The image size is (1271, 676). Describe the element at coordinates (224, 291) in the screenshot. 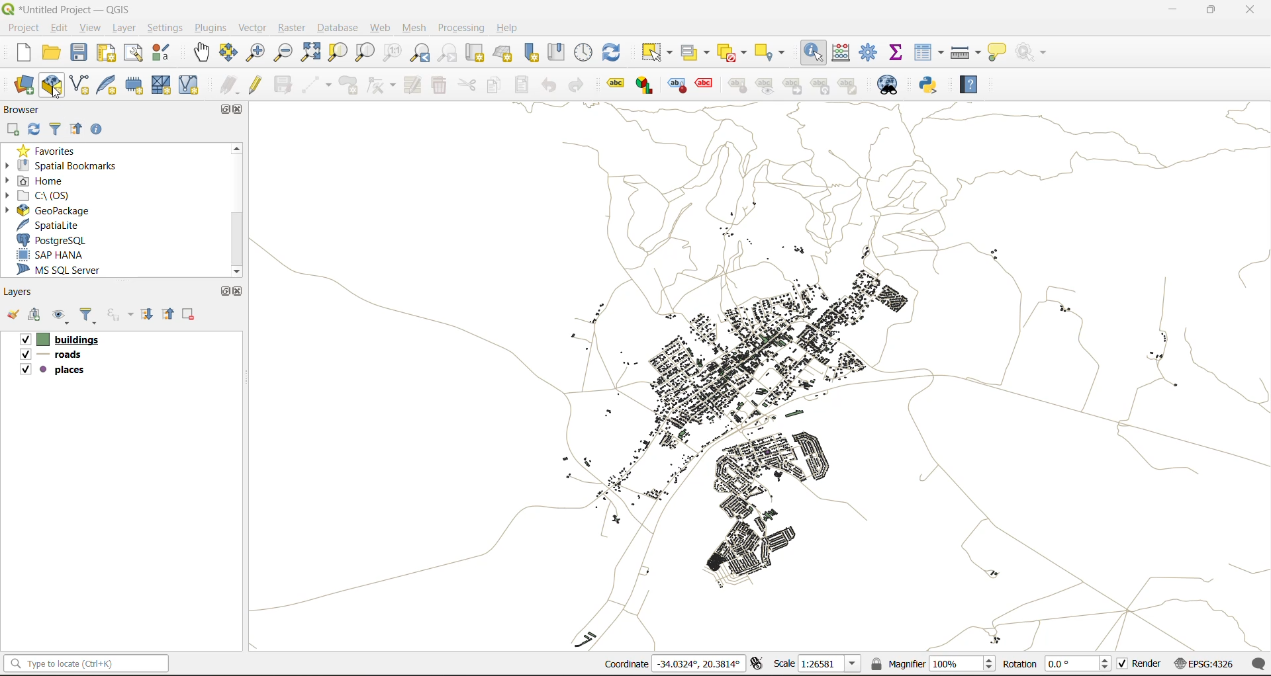

I see `maximize` at that location.